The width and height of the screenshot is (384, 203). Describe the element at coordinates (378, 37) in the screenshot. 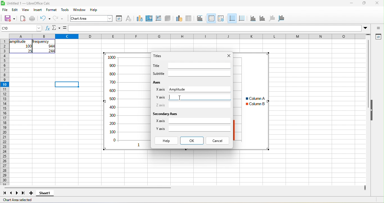

I see `properties` at that location.